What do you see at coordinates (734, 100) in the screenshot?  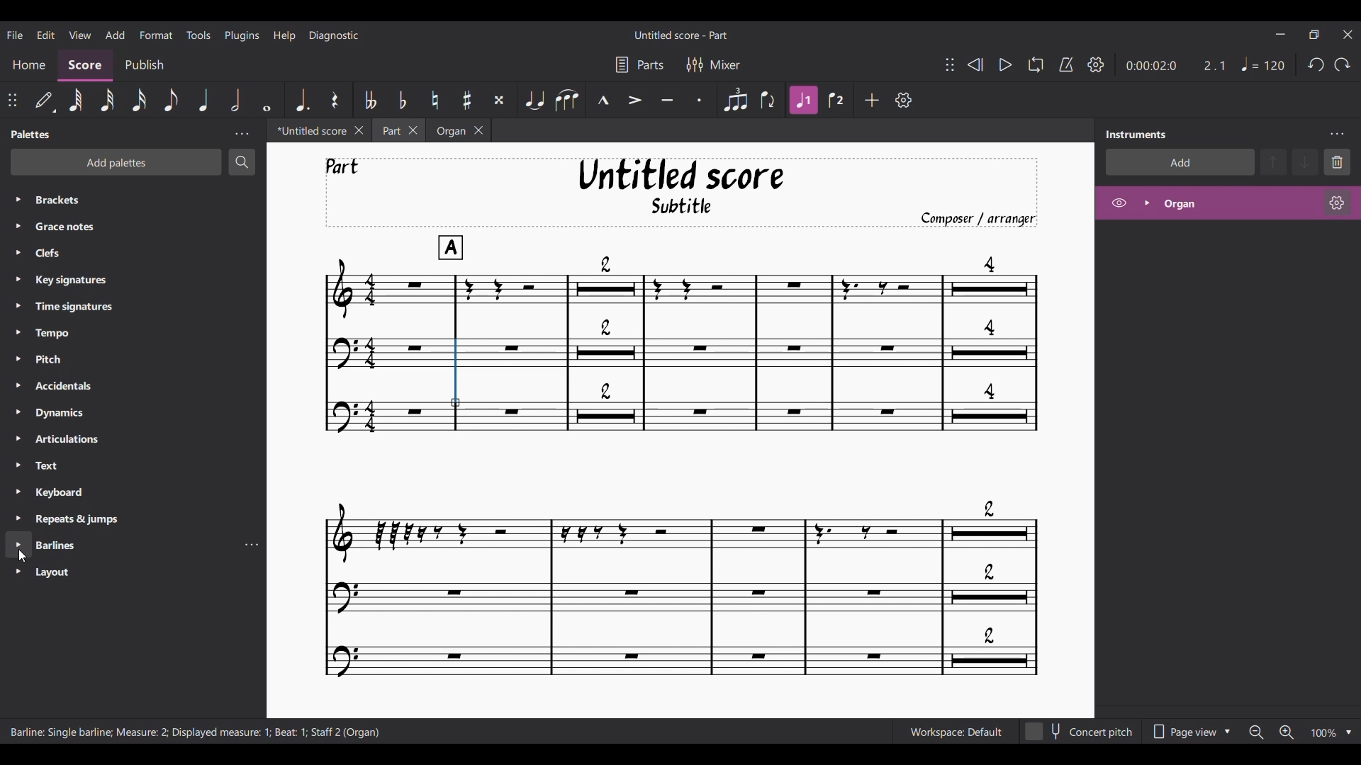 I see `Tuplet` at bounding box center [734, 100].